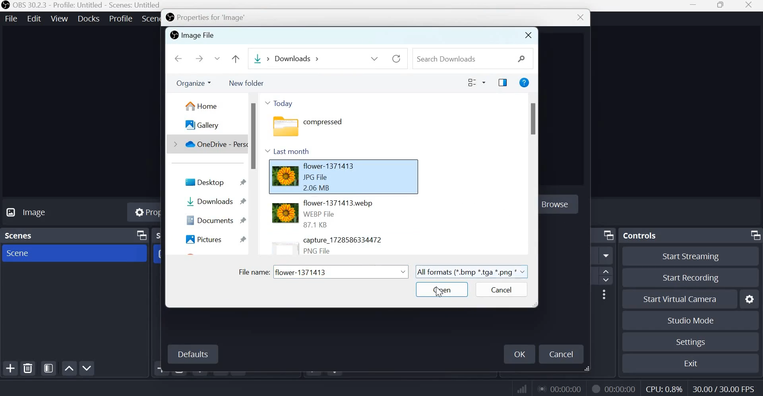 Image resolution: width=763 pixels, height=396 pixels. What do you see at coordinates (192, 355) in the screenshot?
I see `Defaults` at bounding box center [192, 355].